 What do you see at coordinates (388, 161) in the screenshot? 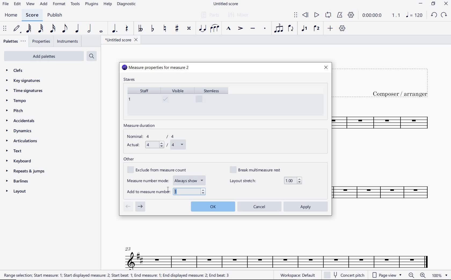
I see `INSTRUMENT: TENOR SAXOPHONE` at bounding box center [388, 161].